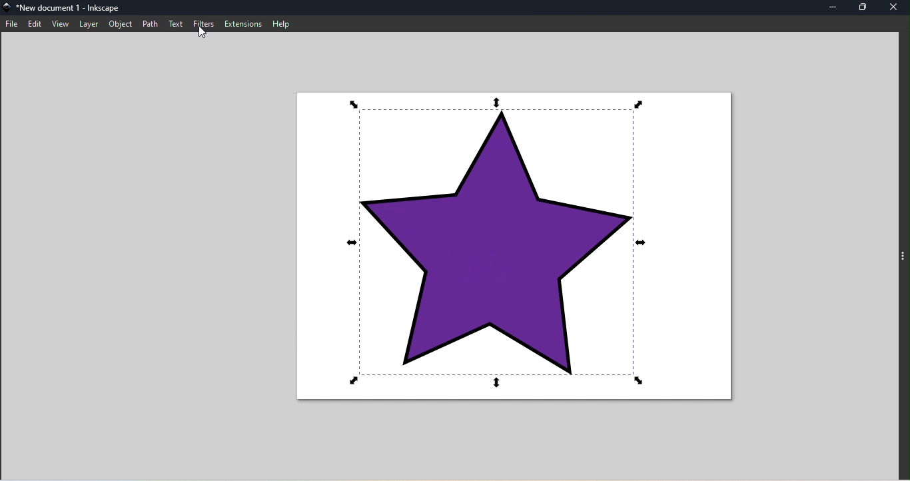  What do you see at coordinates (893, 7) in the screenshot?
I see `close` at bounding box center [893, 7].